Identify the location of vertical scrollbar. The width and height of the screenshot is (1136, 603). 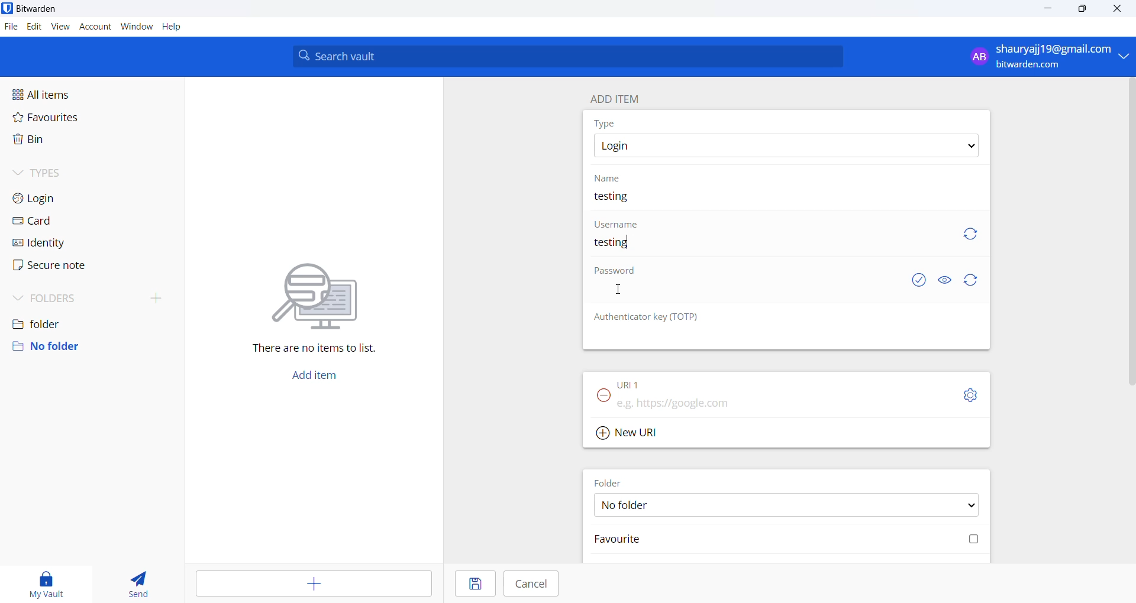
(1129, 232).